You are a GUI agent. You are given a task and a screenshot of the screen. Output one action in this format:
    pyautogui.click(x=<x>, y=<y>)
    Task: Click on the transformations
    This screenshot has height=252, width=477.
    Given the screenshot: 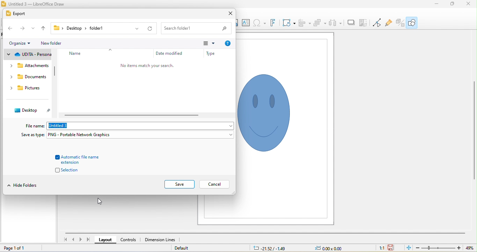 What is the action you would take?
    pyautogui.click(x=289, y=23)
    